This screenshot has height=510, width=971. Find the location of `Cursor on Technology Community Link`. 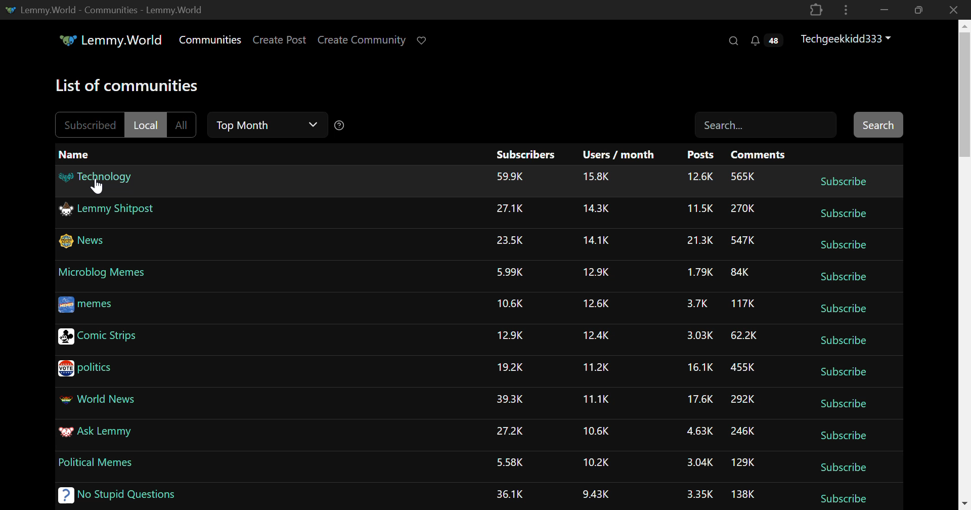

Cursor on Technology Community Link is located at coordinates (97, 185).